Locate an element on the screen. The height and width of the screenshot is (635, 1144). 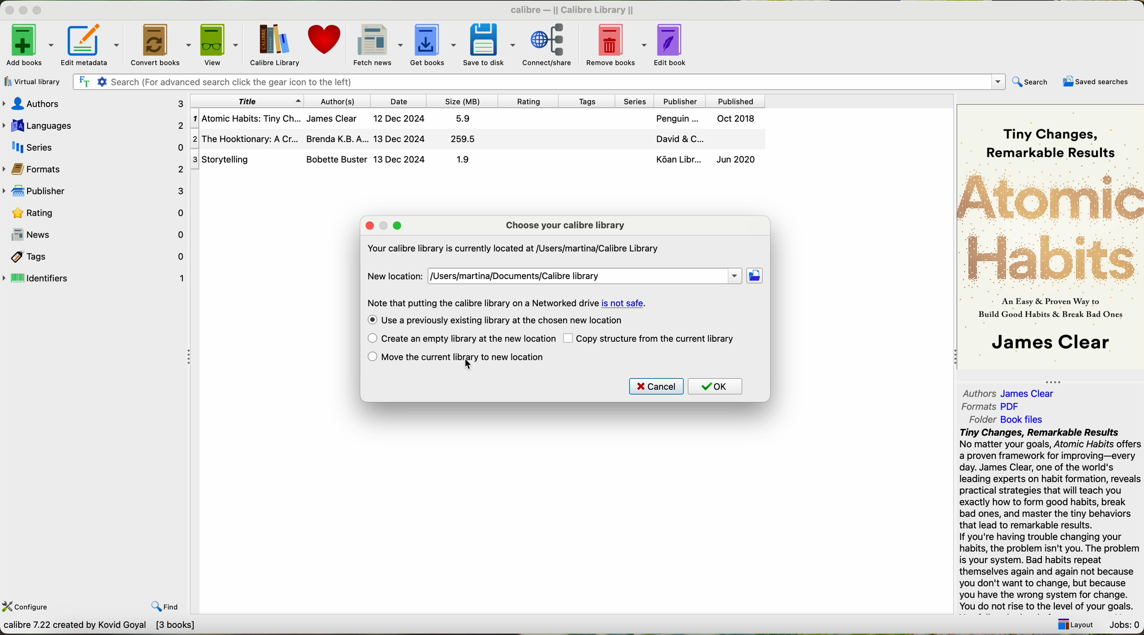
curso is located at coordinates (469, 365).